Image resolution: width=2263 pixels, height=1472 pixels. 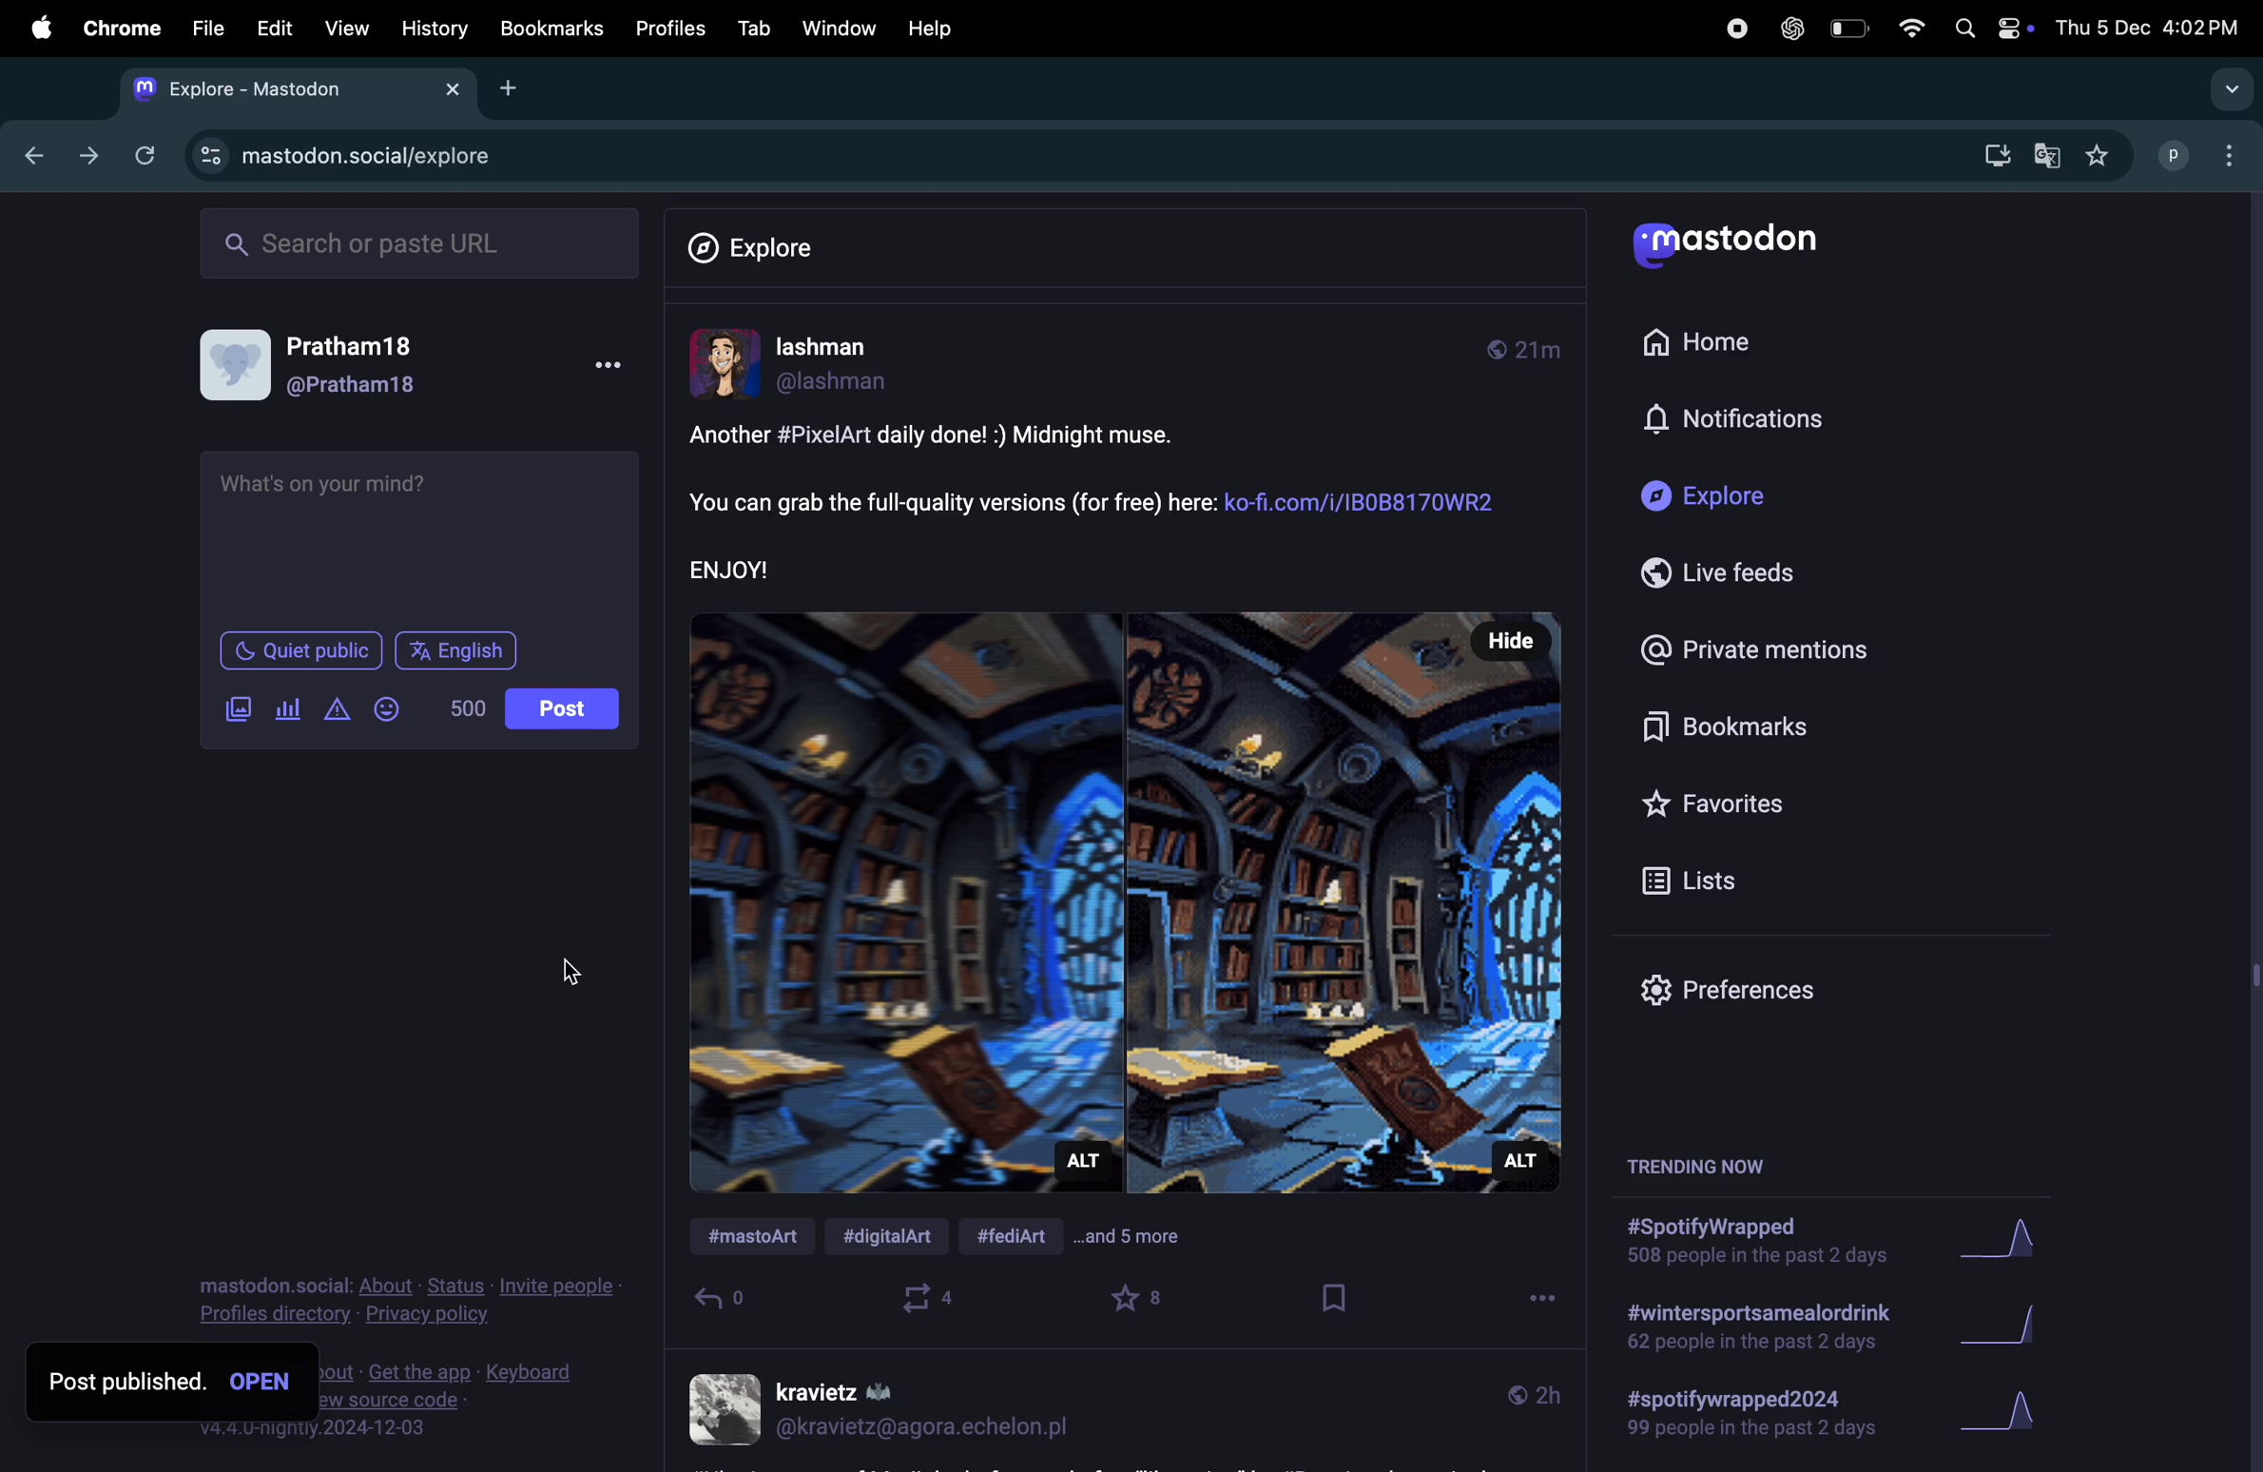 What do you see at coordinates (1990, 28) in the screenshot?
I see `apple widgets` at bounding box center [1990, 28].